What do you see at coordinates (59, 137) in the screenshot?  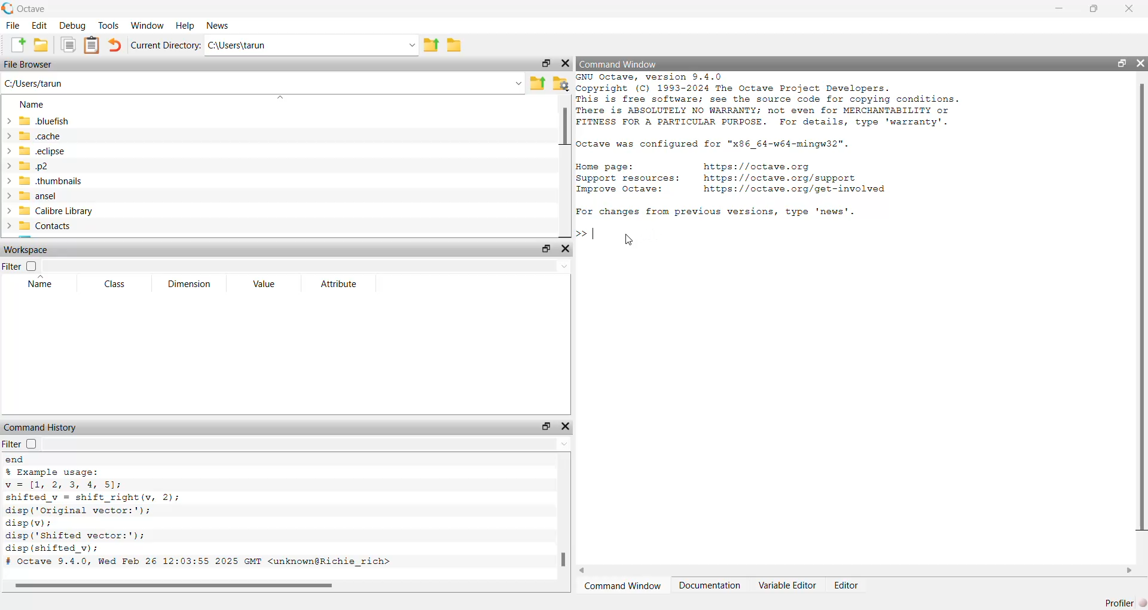 I see `.cache` at bounding box center [59, 137].